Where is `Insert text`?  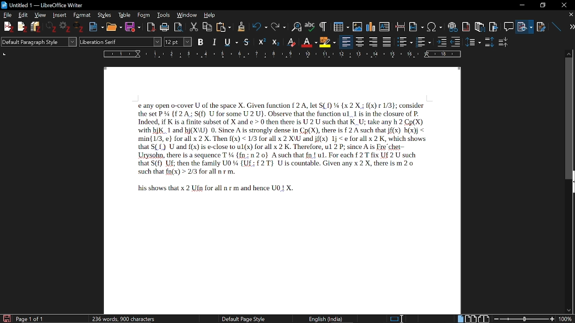 Insert text is located at coordinates (385, 25).